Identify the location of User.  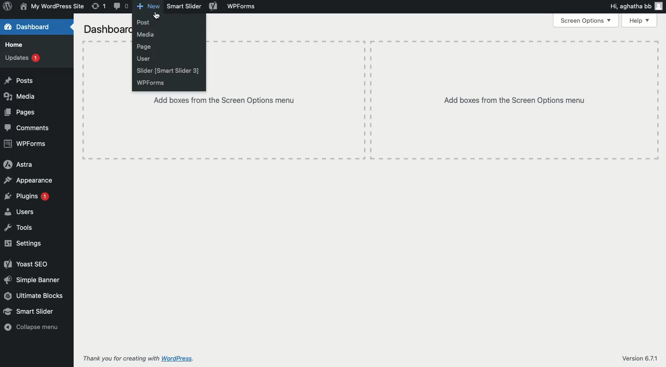
(144, 58).